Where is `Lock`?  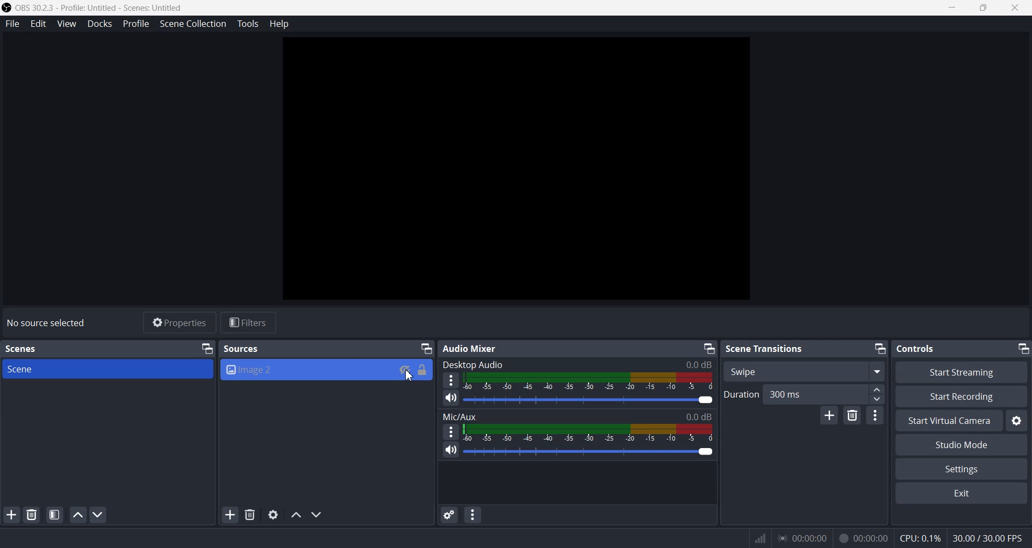
Lock is located at coordinates (422, 369).